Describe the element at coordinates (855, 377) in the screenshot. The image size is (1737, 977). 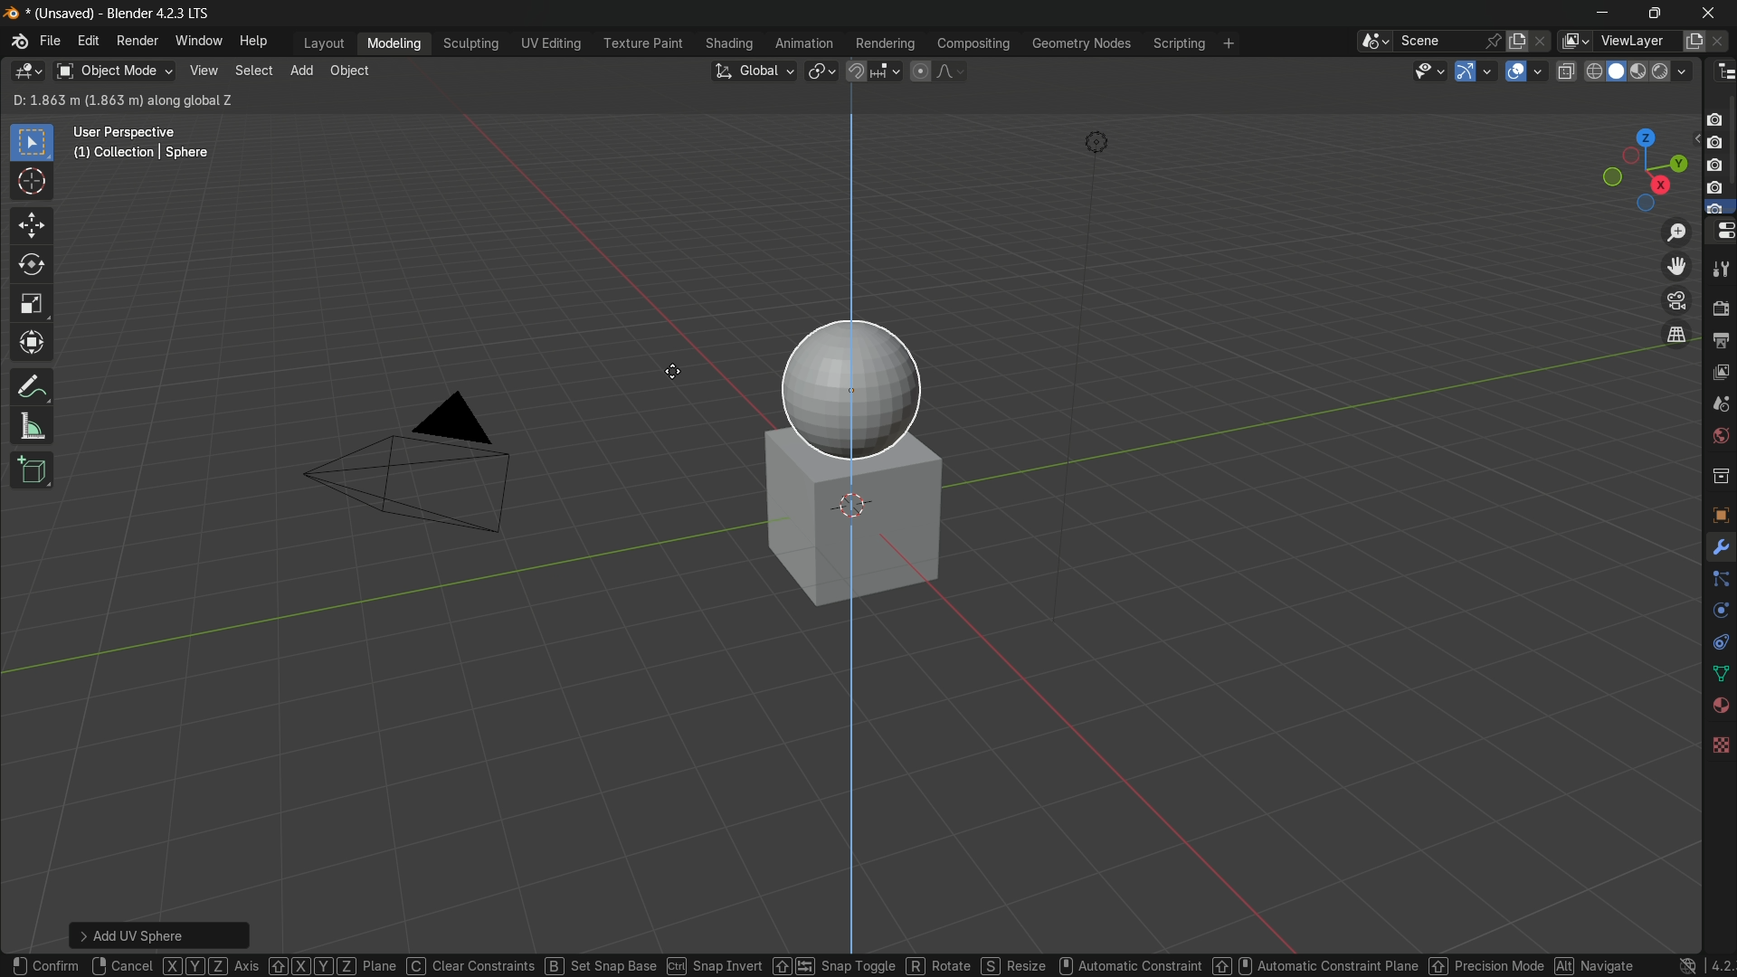
I see `sphere moved above the cube` at that location.